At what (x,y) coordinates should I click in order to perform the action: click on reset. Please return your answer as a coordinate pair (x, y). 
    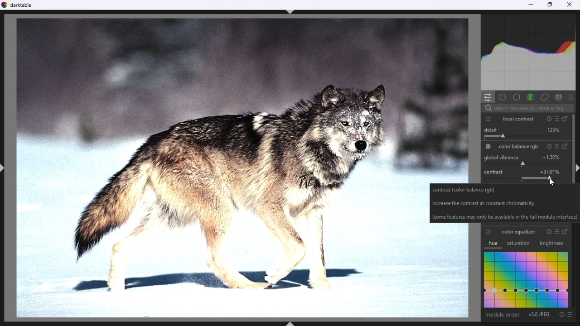
    Looking at the image, I should click on (548, 146).